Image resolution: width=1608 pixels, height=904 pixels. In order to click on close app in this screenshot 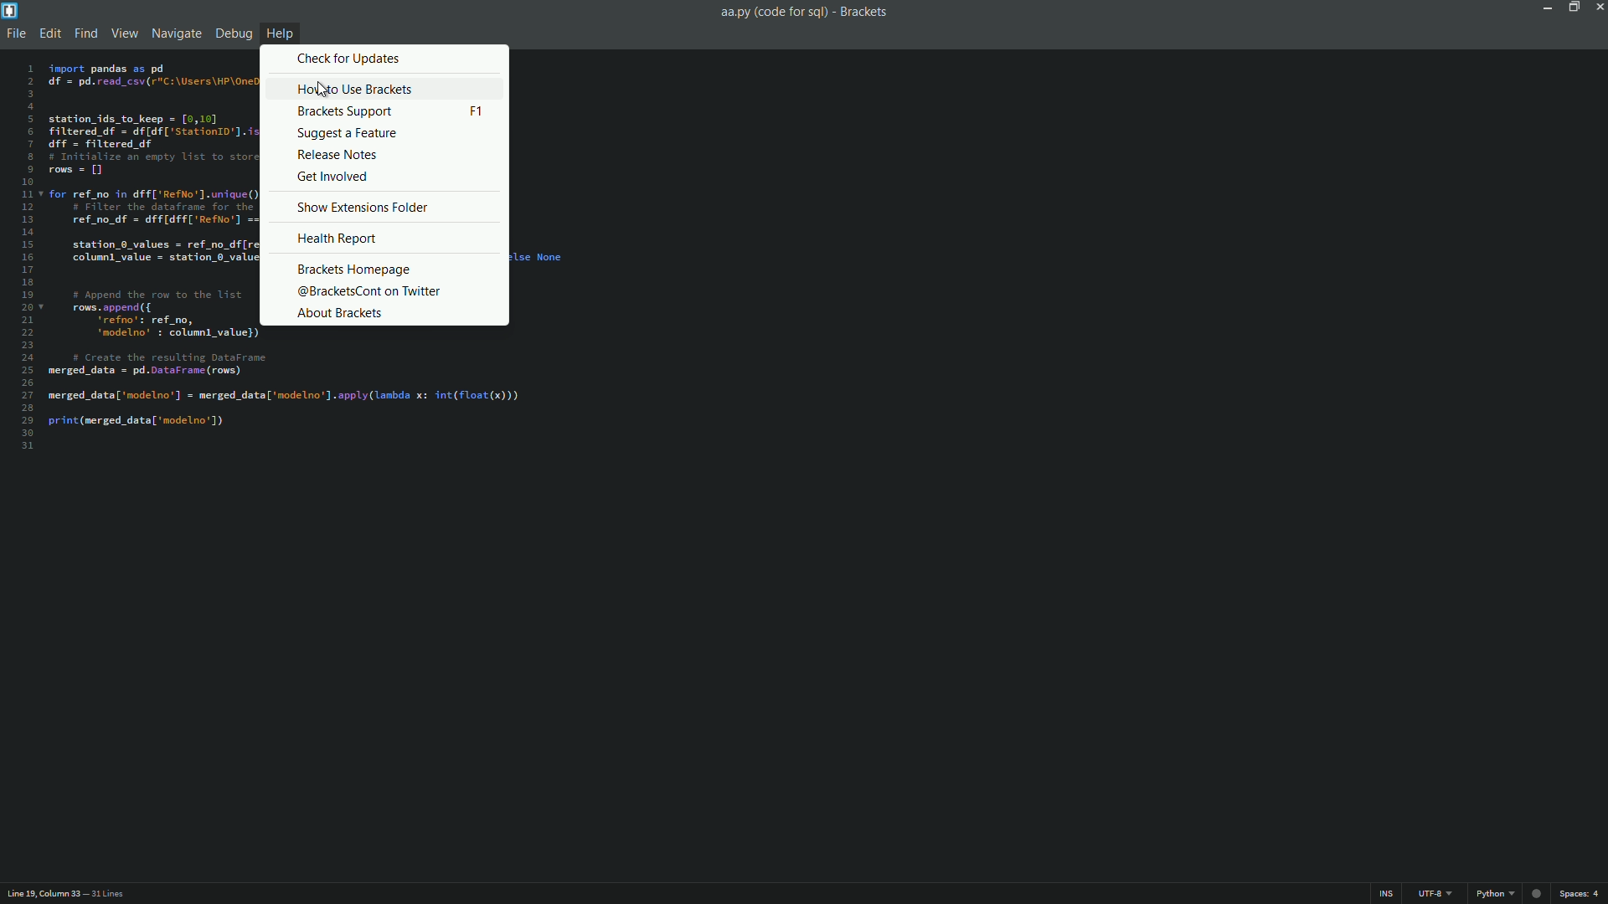, I will do `click(1598, 8)`.